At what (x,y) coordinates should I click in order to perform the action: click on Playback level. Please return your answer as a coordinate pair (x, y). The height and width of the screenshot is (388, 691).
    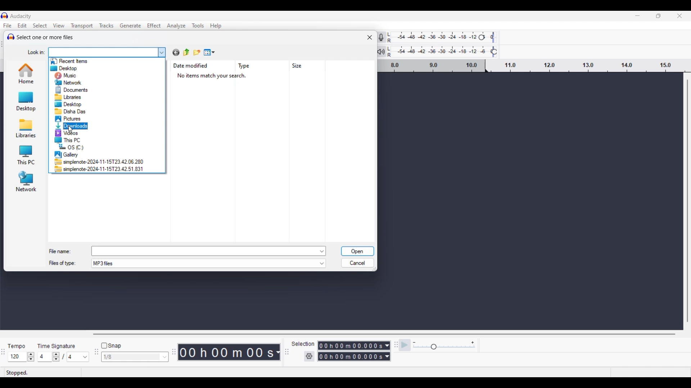
    Looking at the image, I should click on (447, 52).